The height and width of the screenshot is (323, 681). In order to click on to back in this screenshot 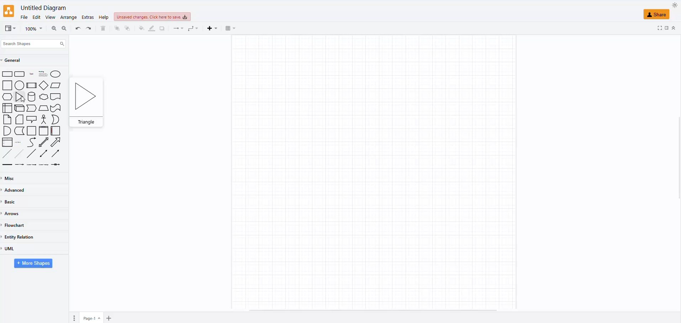, I will do `click(116, 30)`.